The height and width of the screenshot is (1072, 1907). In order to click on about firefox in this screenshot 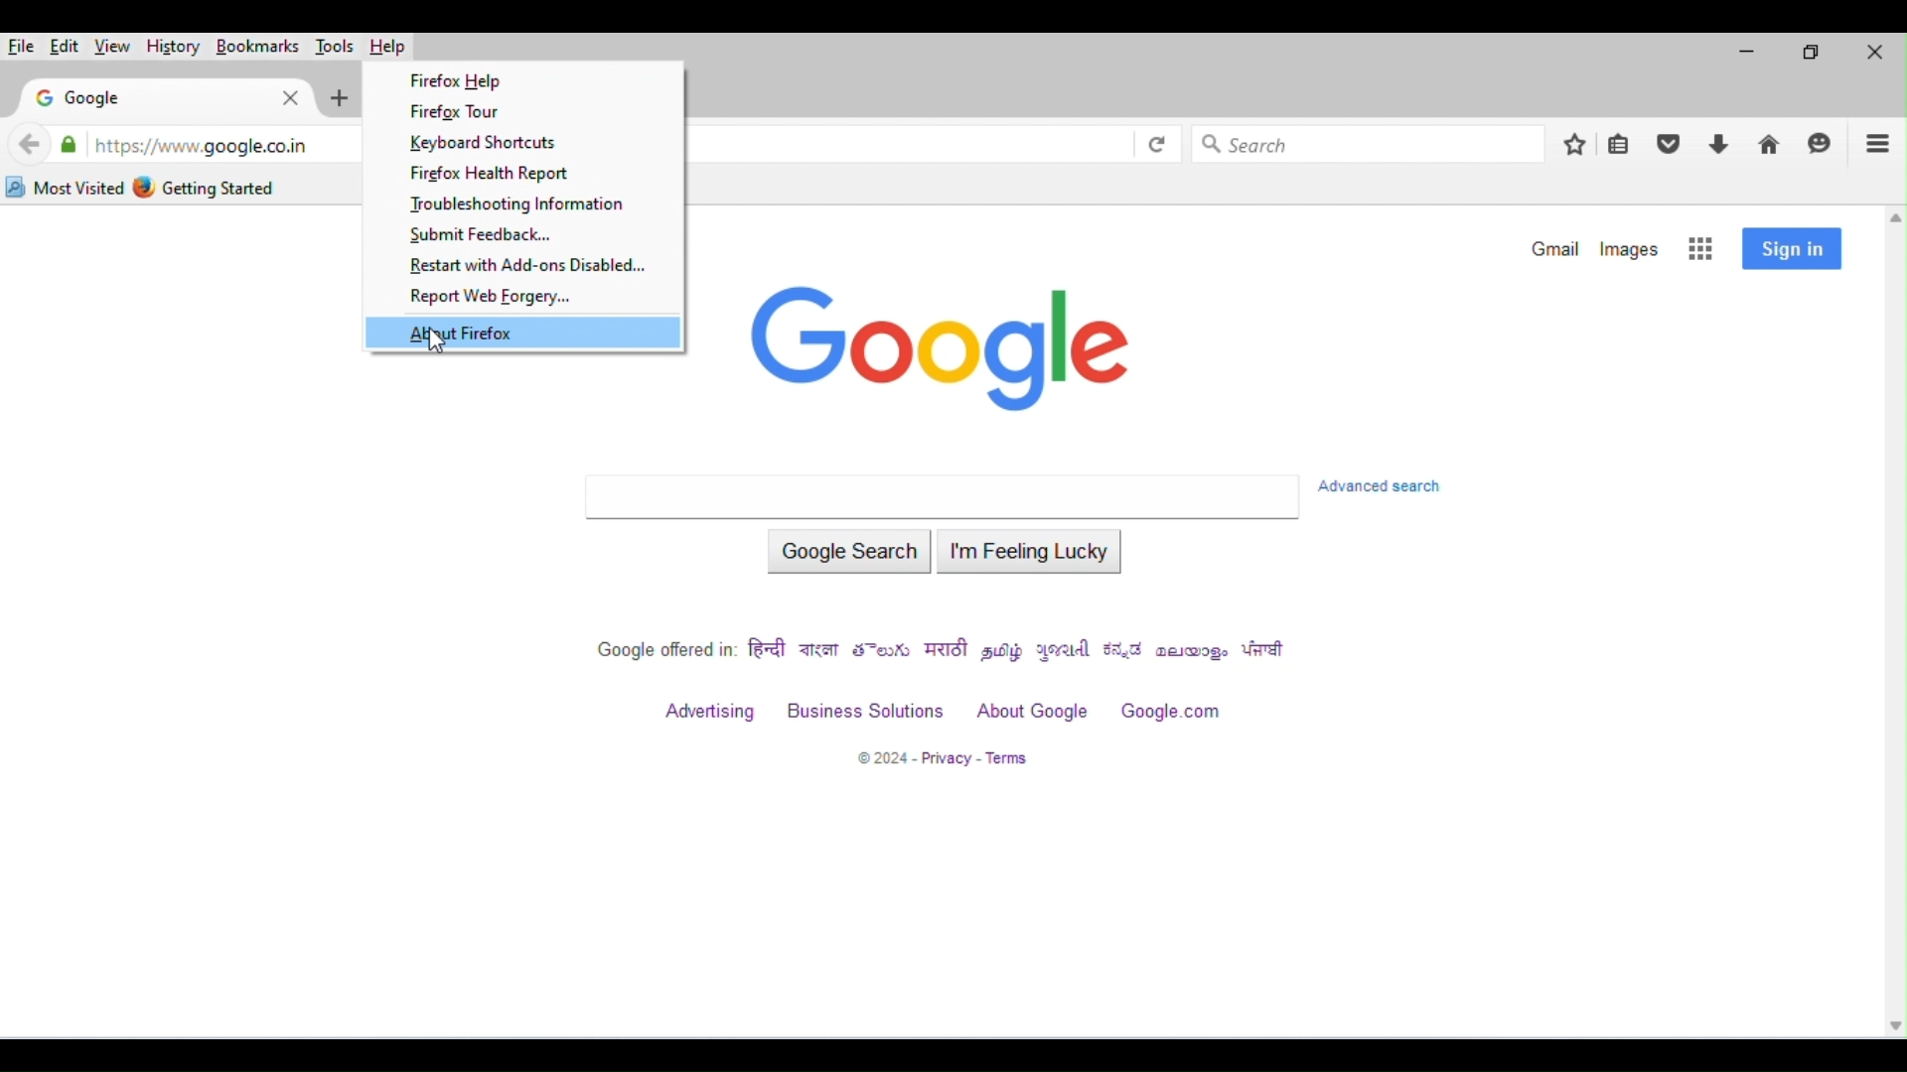, I will do `click(525, 333)`.